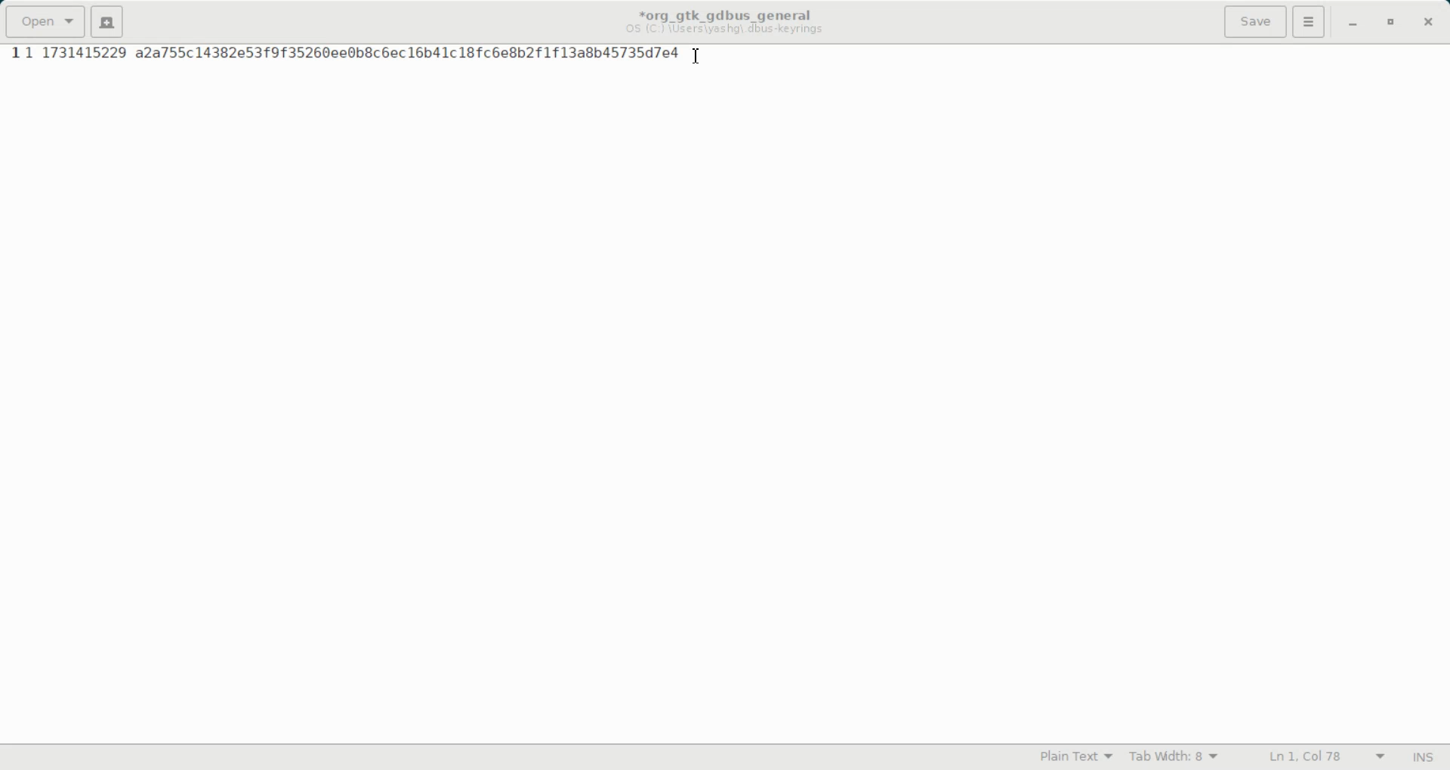 The image size is (1450, 770). What do you see at coordinates (14, 54) in the screenshot?
I see `Line Number` at bounding box center [14, 54].